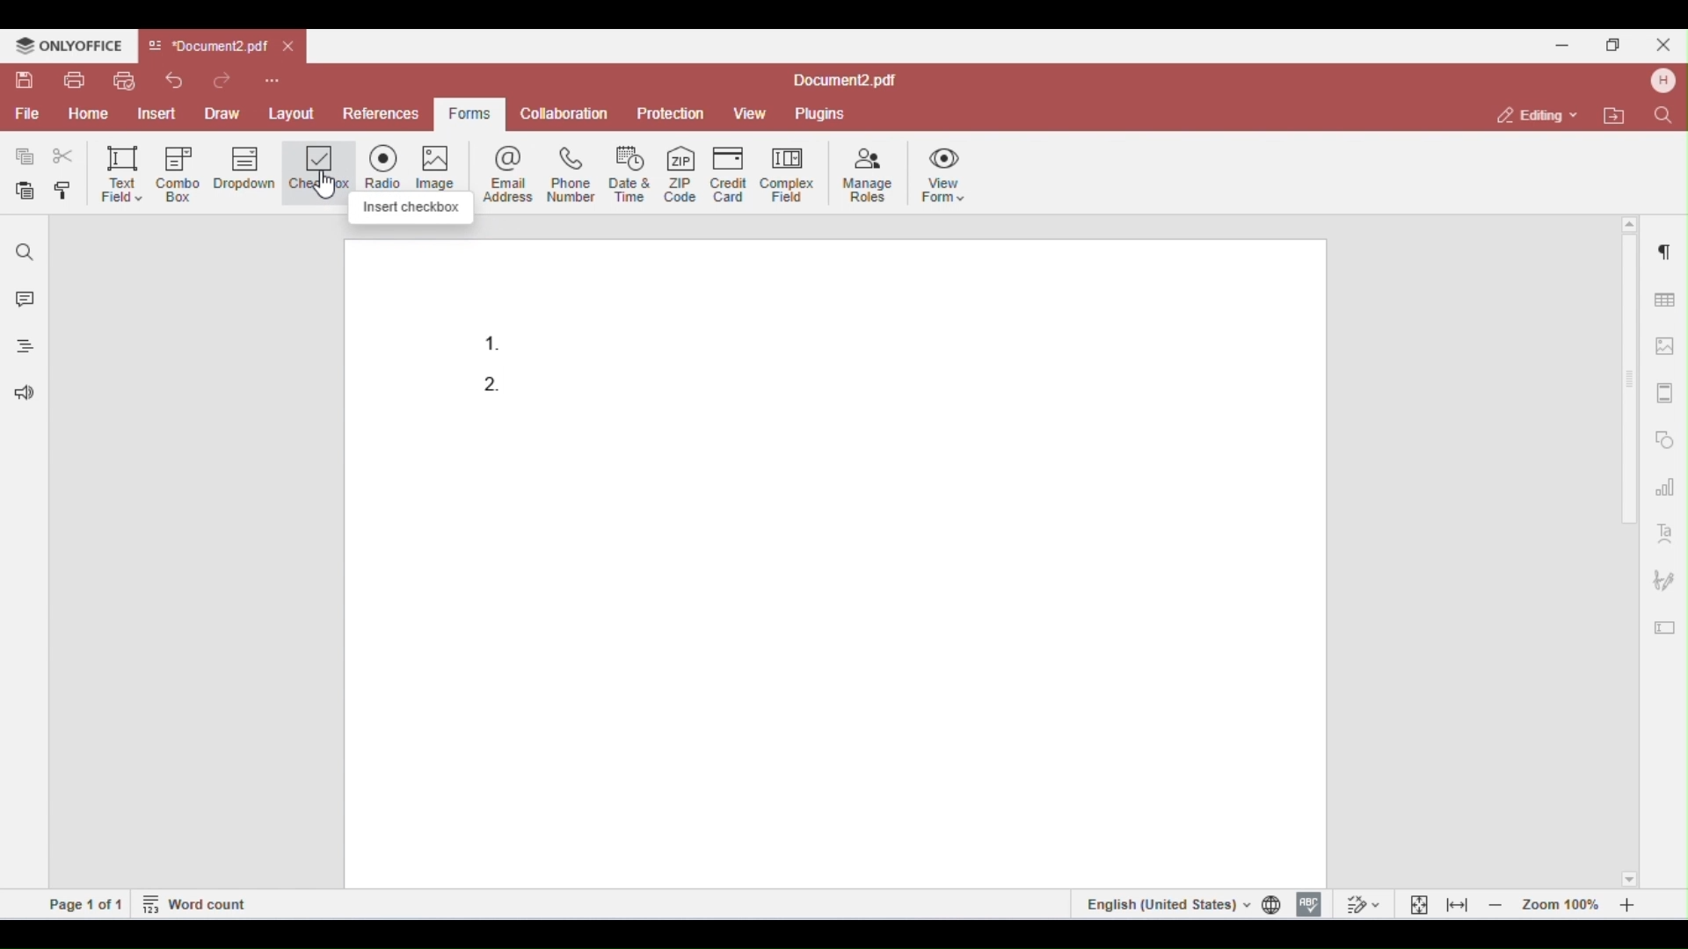 The image size is (1688, 949). I want to click on cursor movement, so click(331, 187).